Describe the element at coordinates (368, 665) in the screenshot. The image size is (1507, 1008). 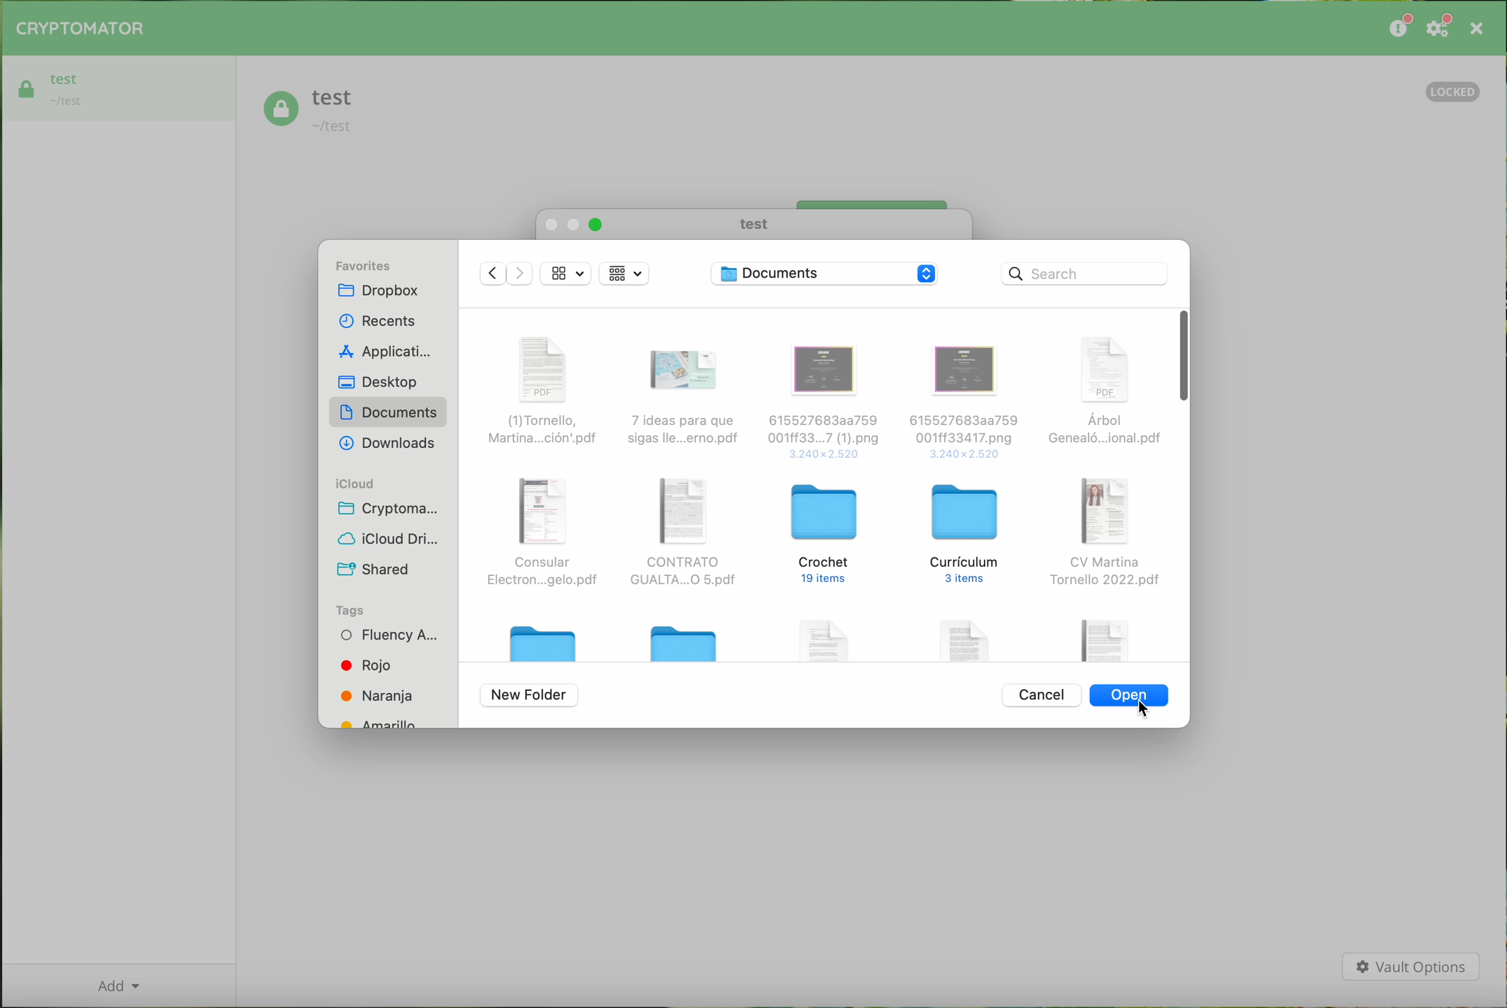
I see `red` at that location.